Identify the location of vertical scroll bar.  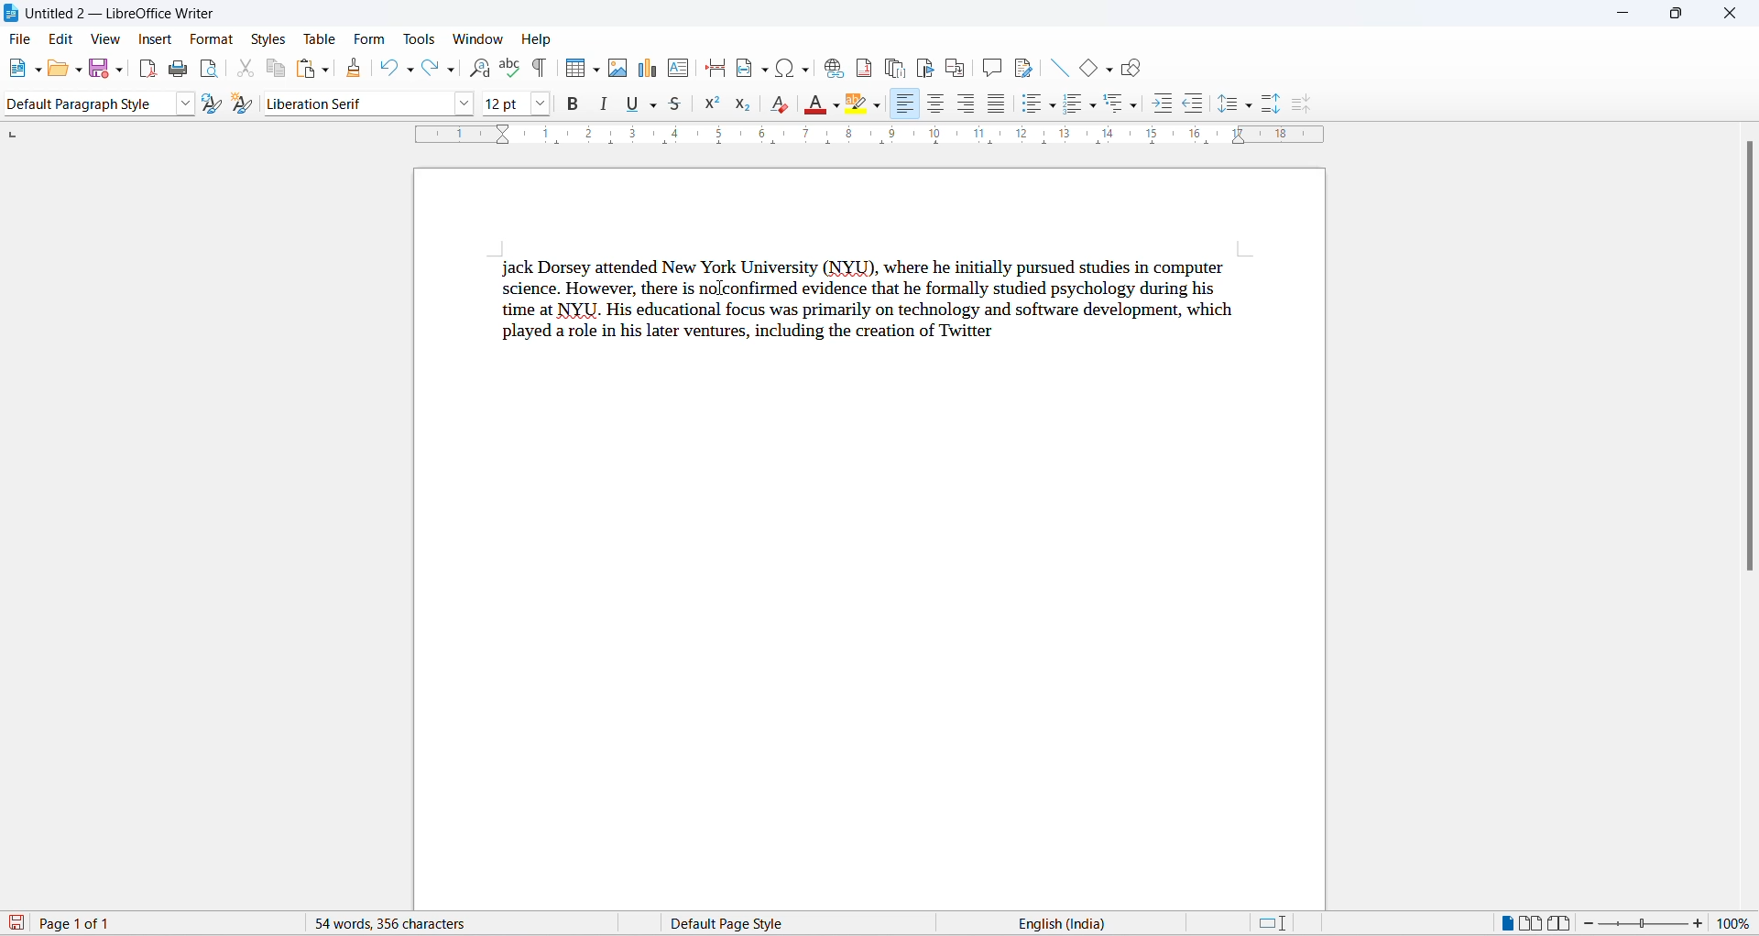
(1750, 368).